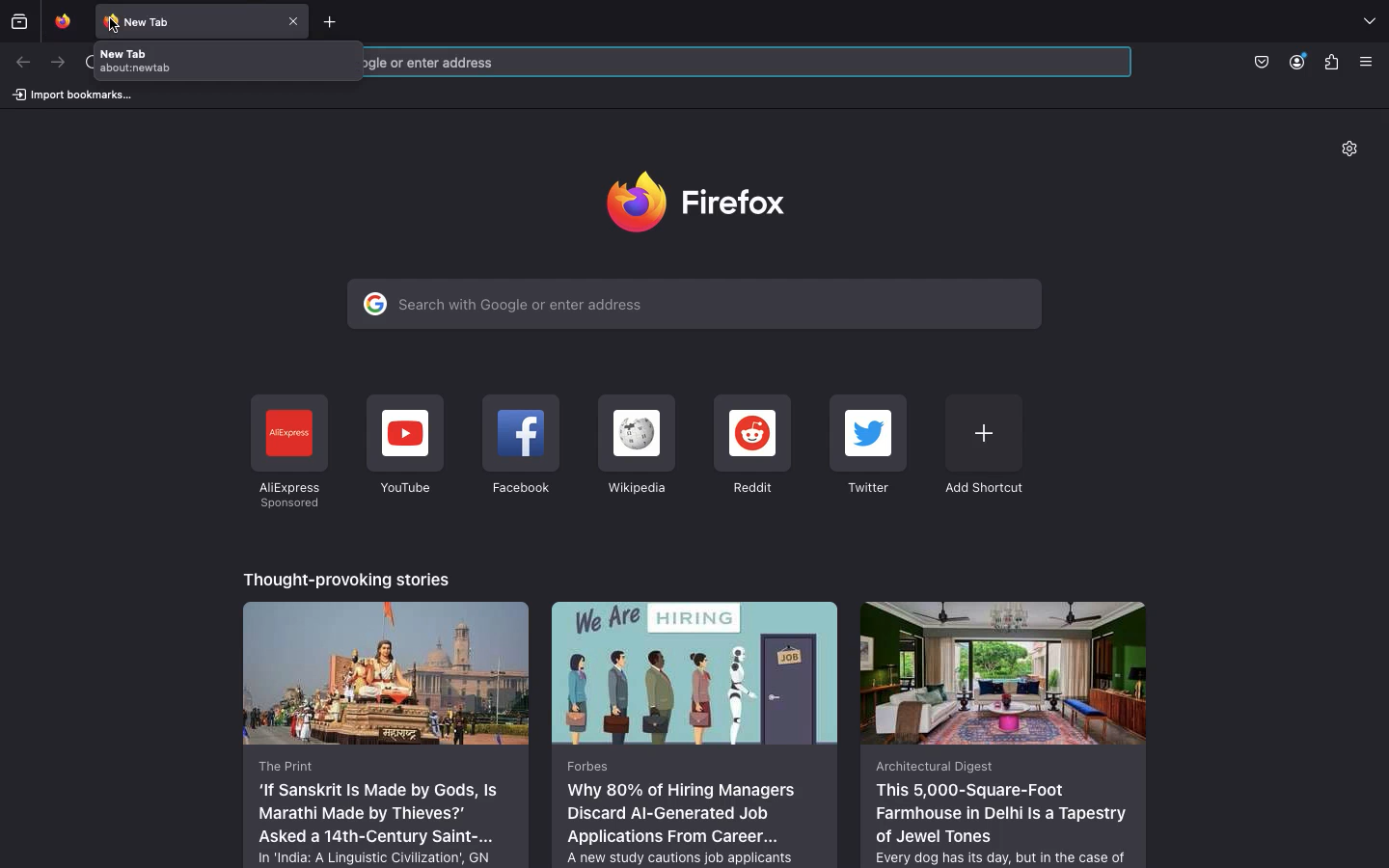 The height and width of the screenshot is (868, 1389). I want to click on Search bar, so click(753, 61).